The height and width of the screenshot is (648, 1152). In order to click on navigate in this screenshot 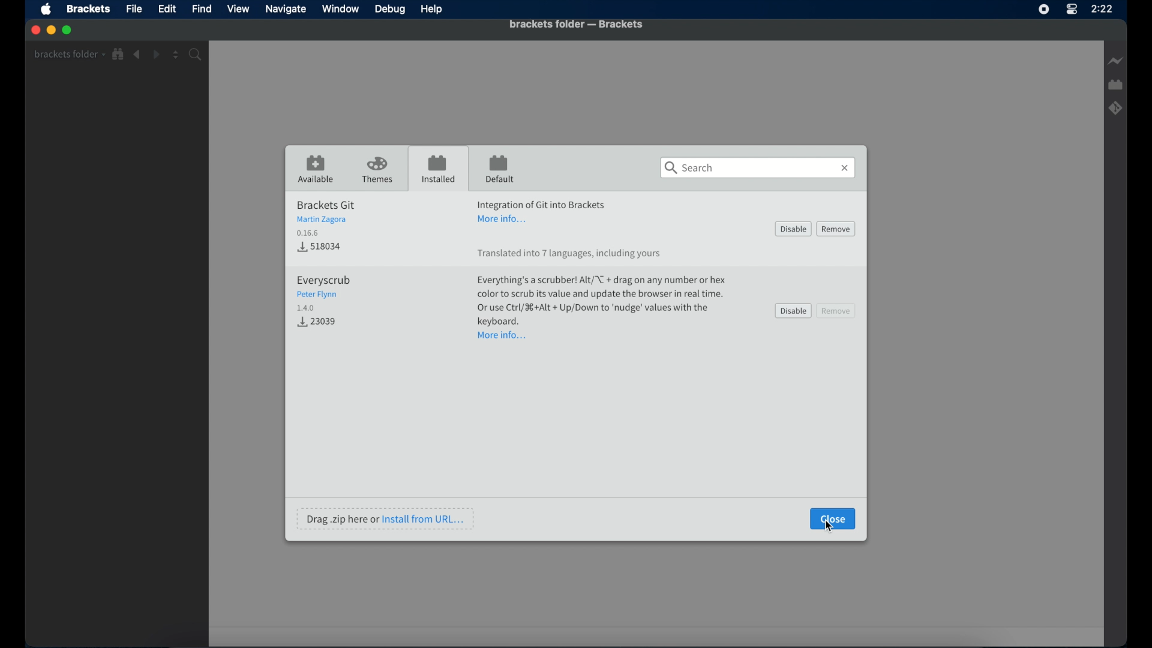, I will do `click(285, 9)`.